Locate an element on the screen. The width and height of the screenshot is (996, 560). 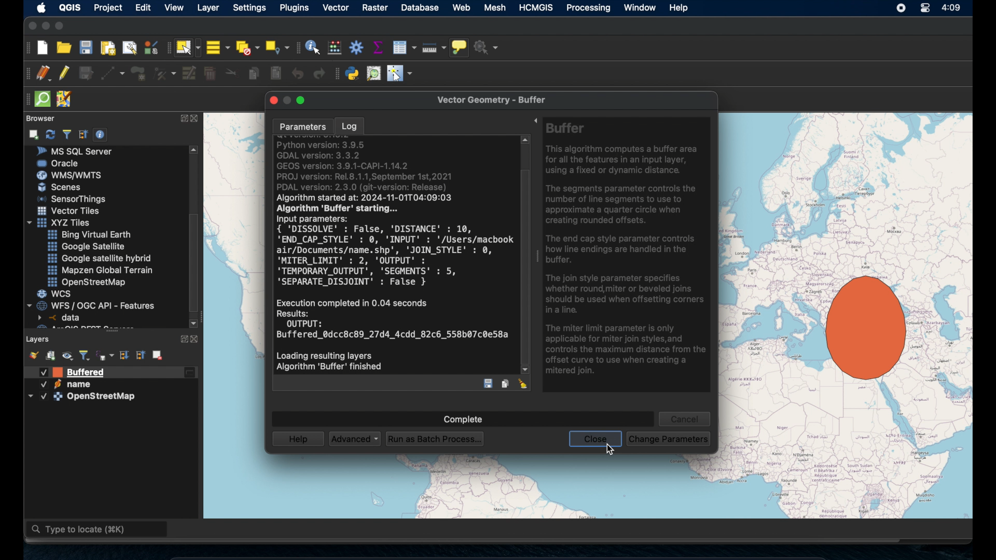
filter legend by expression is located at coordinates (105, 355).